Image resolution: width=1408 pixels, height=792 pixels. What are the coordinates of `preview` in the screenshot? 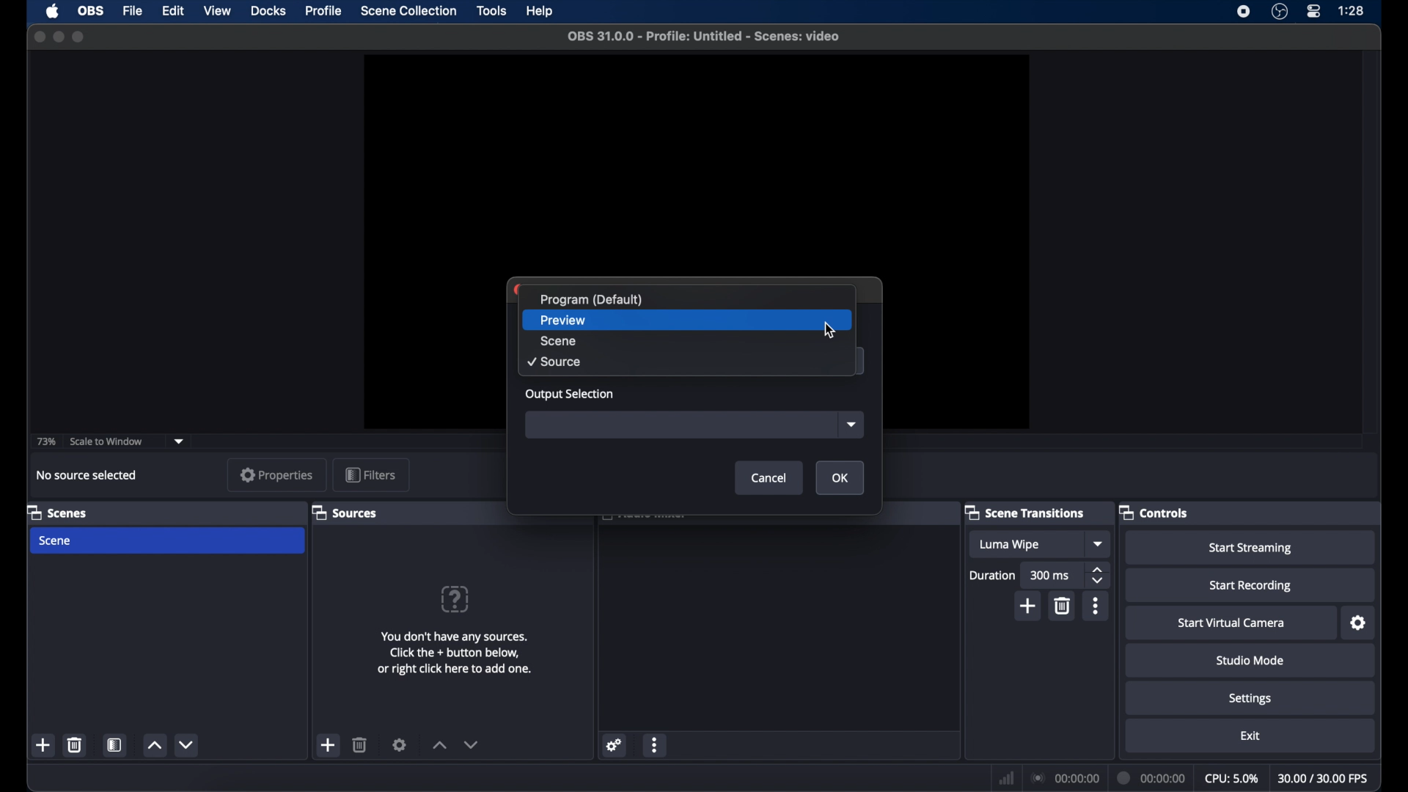 It's located at (687, 320).